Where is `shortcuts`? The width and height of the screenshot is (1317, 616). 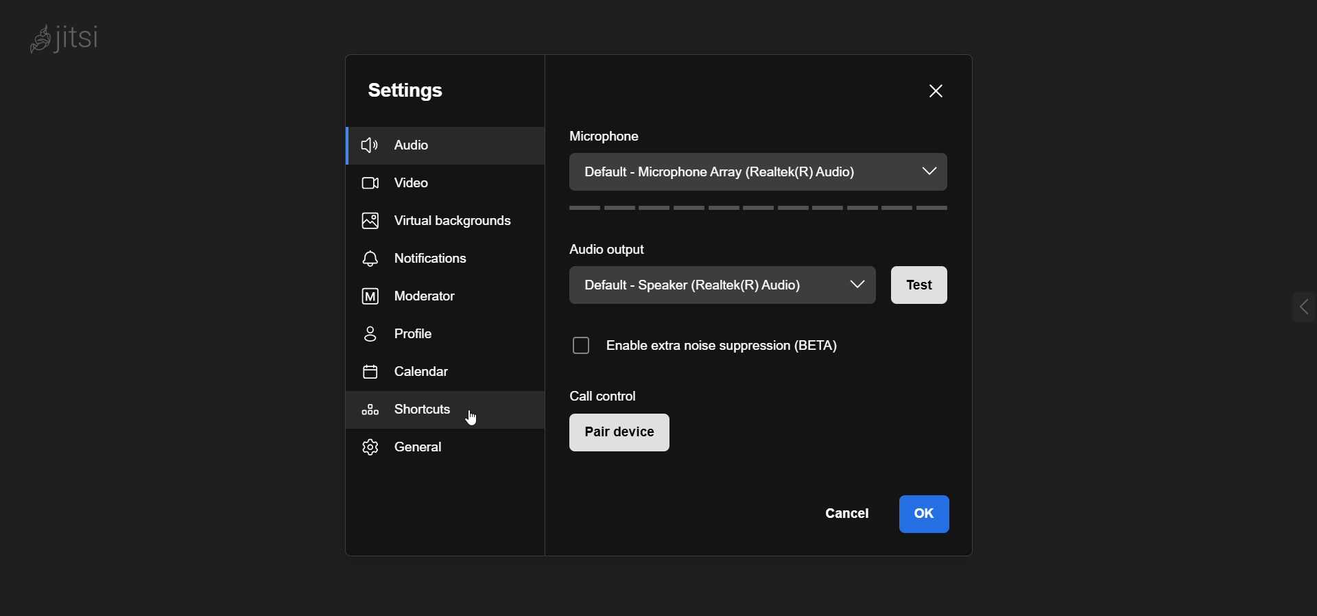 shortcuts is located at coordinates (420, 410).